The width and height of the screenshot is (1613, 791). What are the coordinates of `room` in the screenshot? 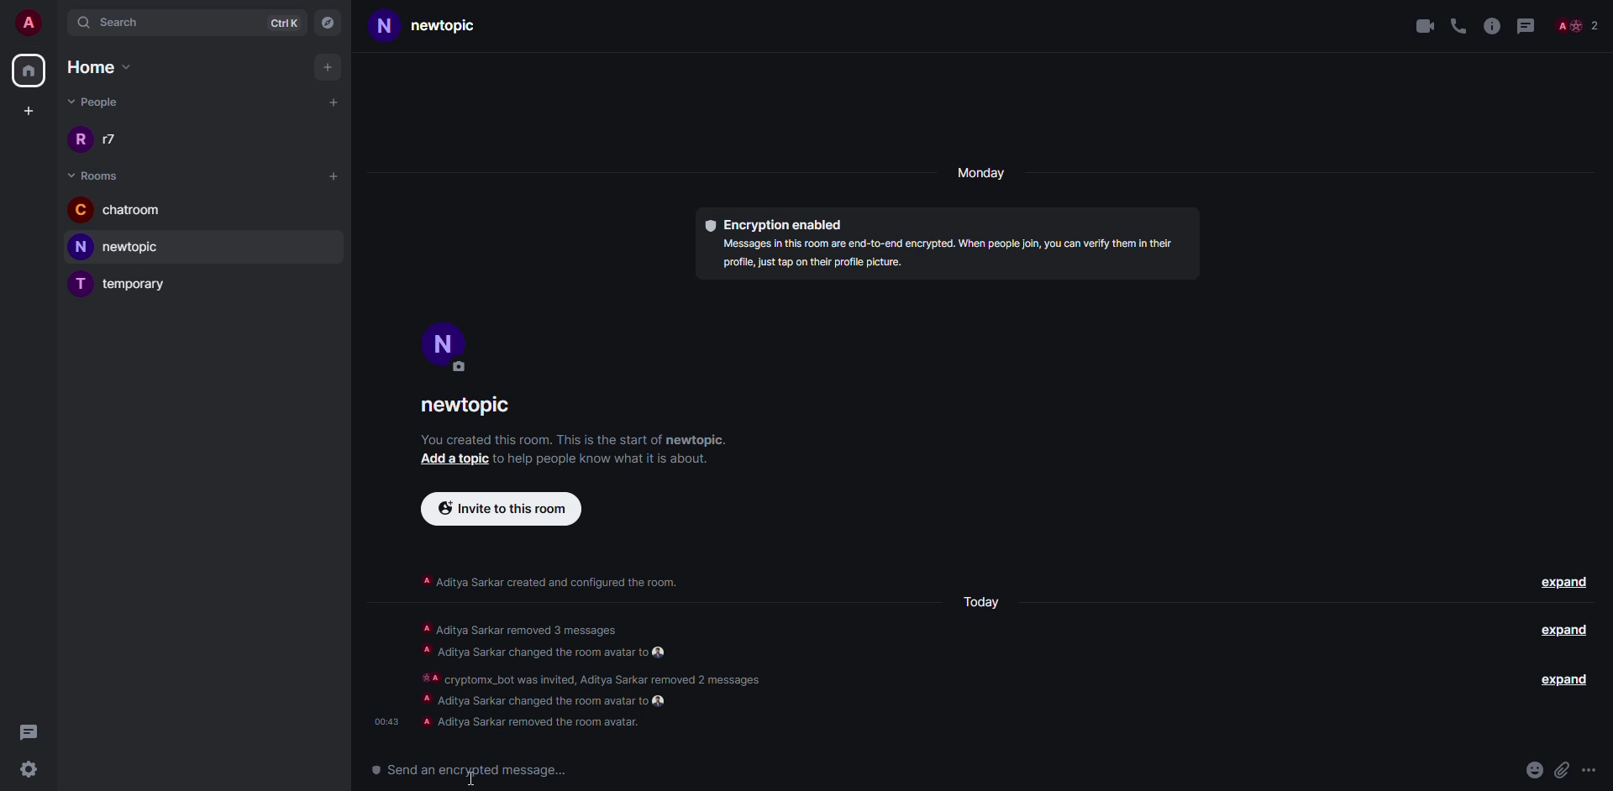 It's located at (97, 175).